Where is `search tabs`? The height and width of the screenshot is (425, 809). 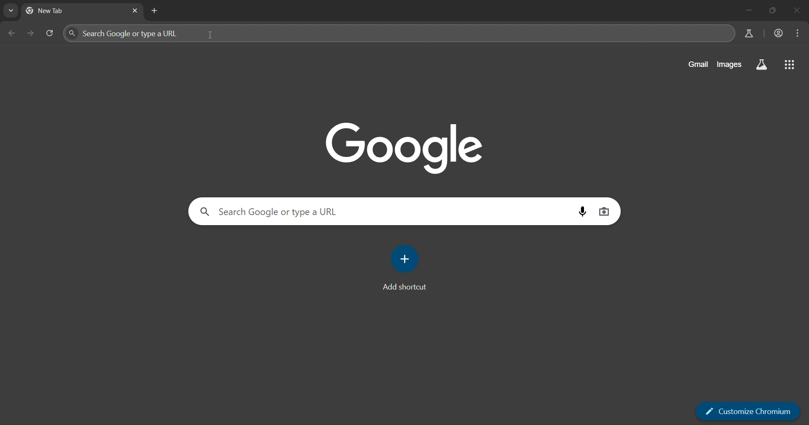
search tabs is located at coordinates (11, 11).